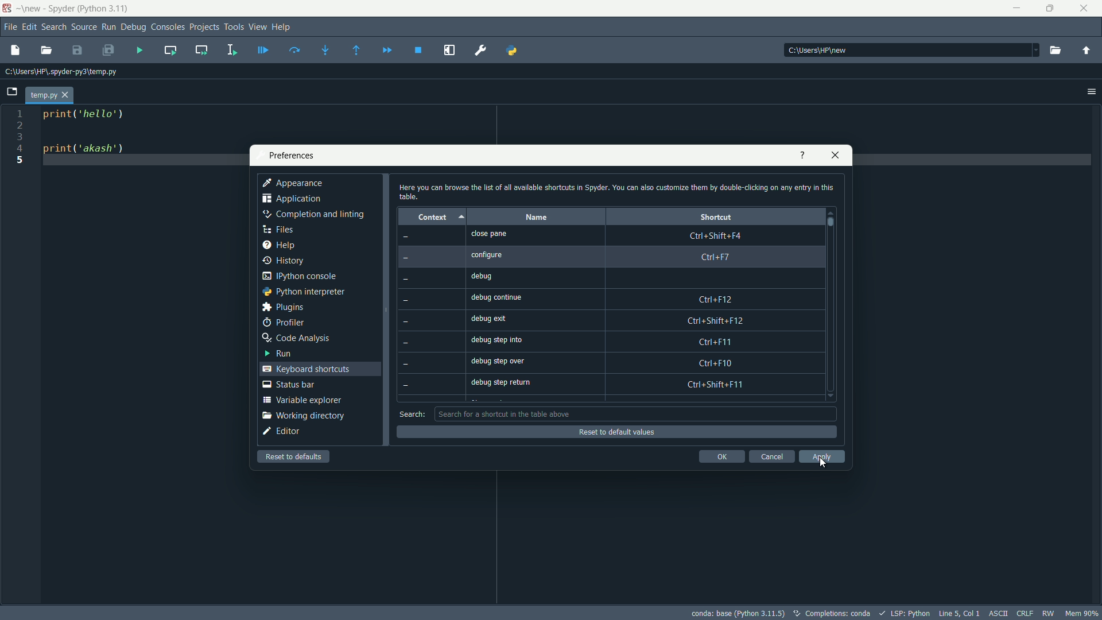 The height and width of the screenshot is (620, 1102). I want to click on reset to default values, so click(607, 432).